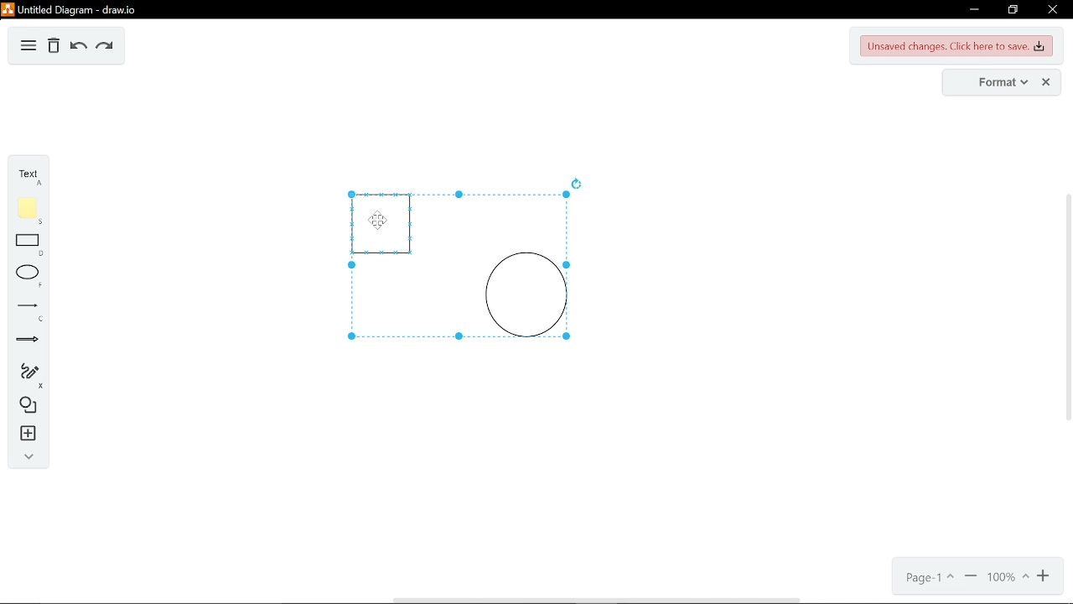 This screenshot has height=604, width=1073. What do you see at coordinates (54, 47) in the screenshot?
I see `delete` at bounding box center [54, 47].